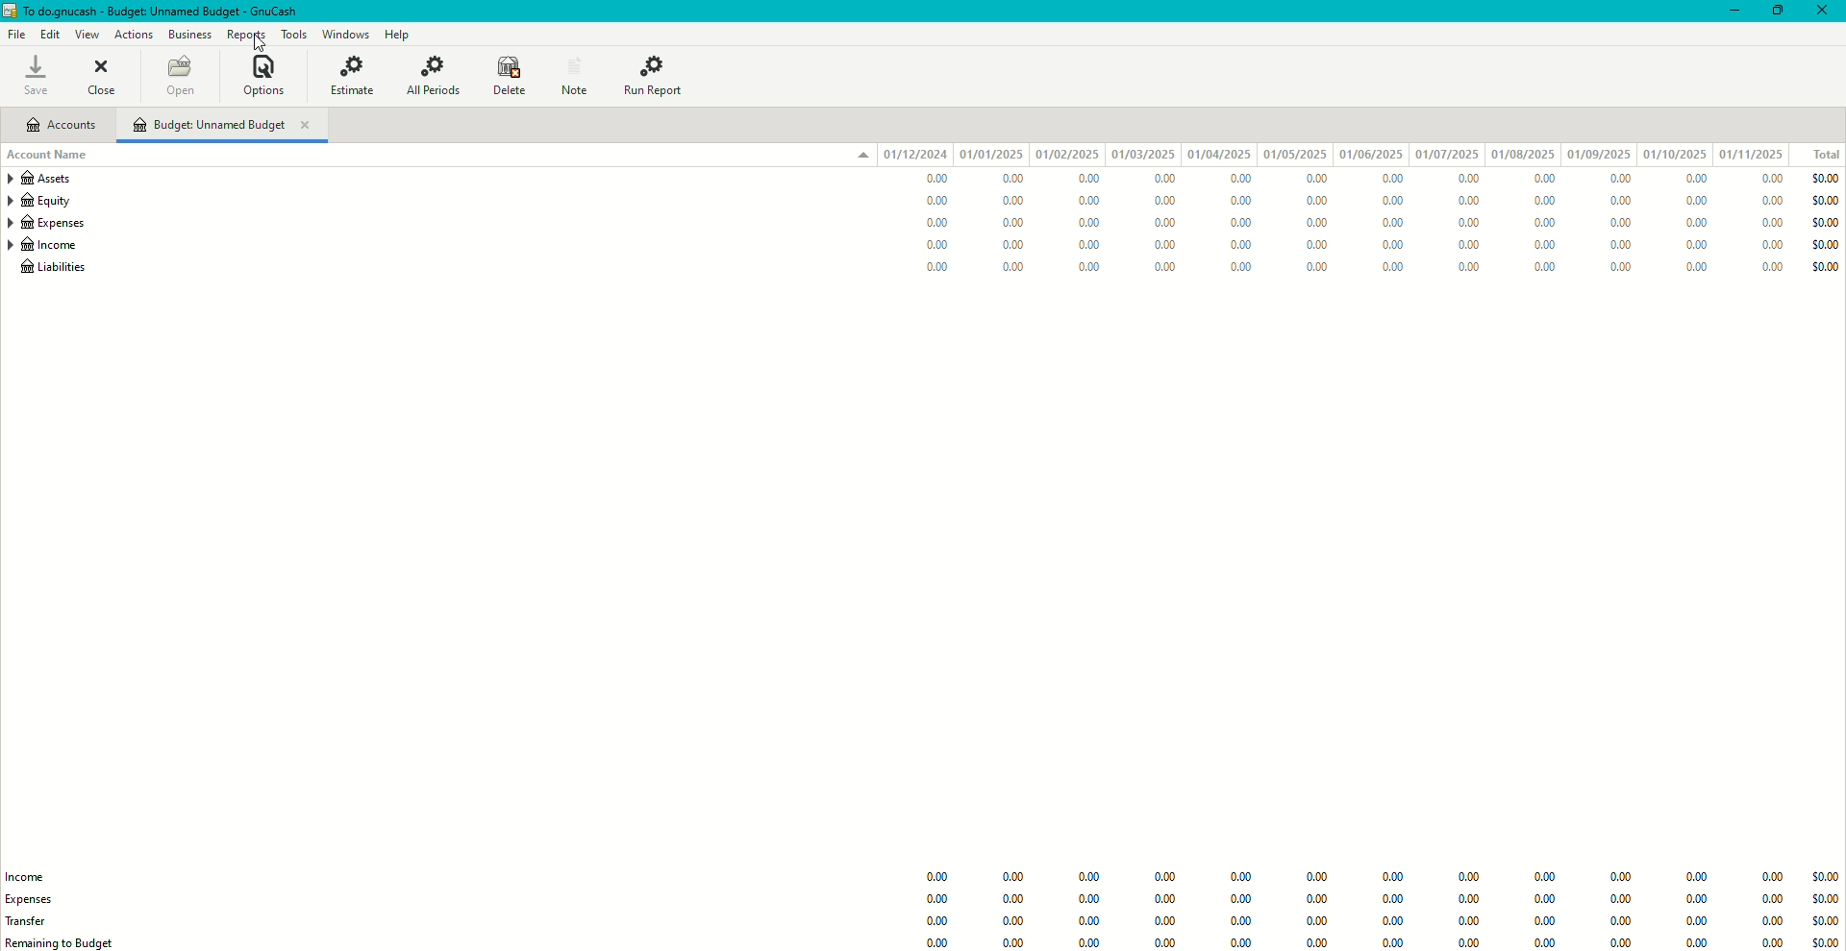  Describe the element at coordinates (263, 75) in the screenshot. I see `Options` at that location.